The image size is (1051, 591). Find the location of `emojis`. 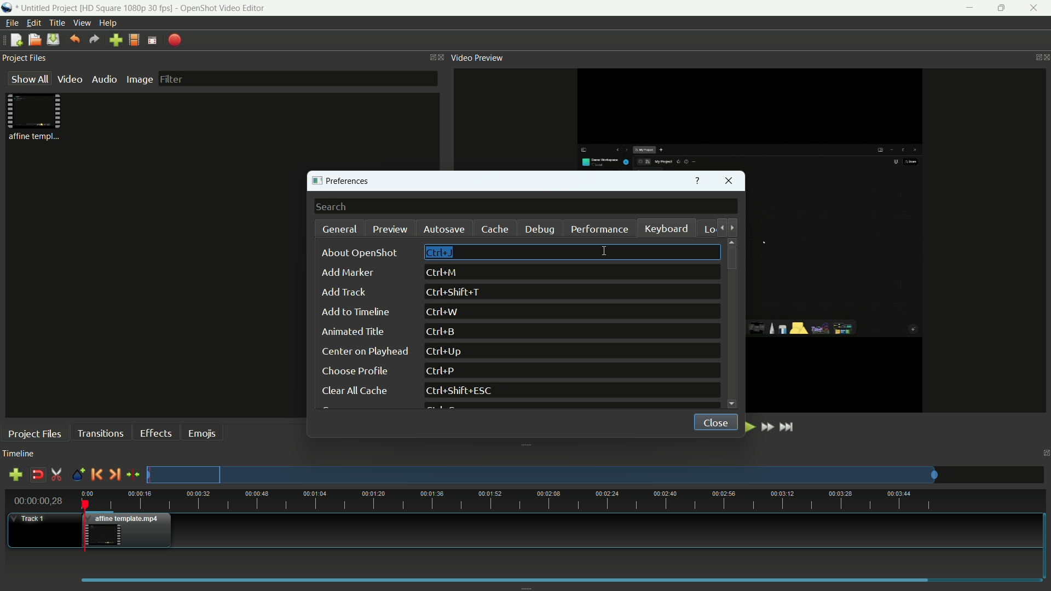

emojis is located at coordinates (203, 432).